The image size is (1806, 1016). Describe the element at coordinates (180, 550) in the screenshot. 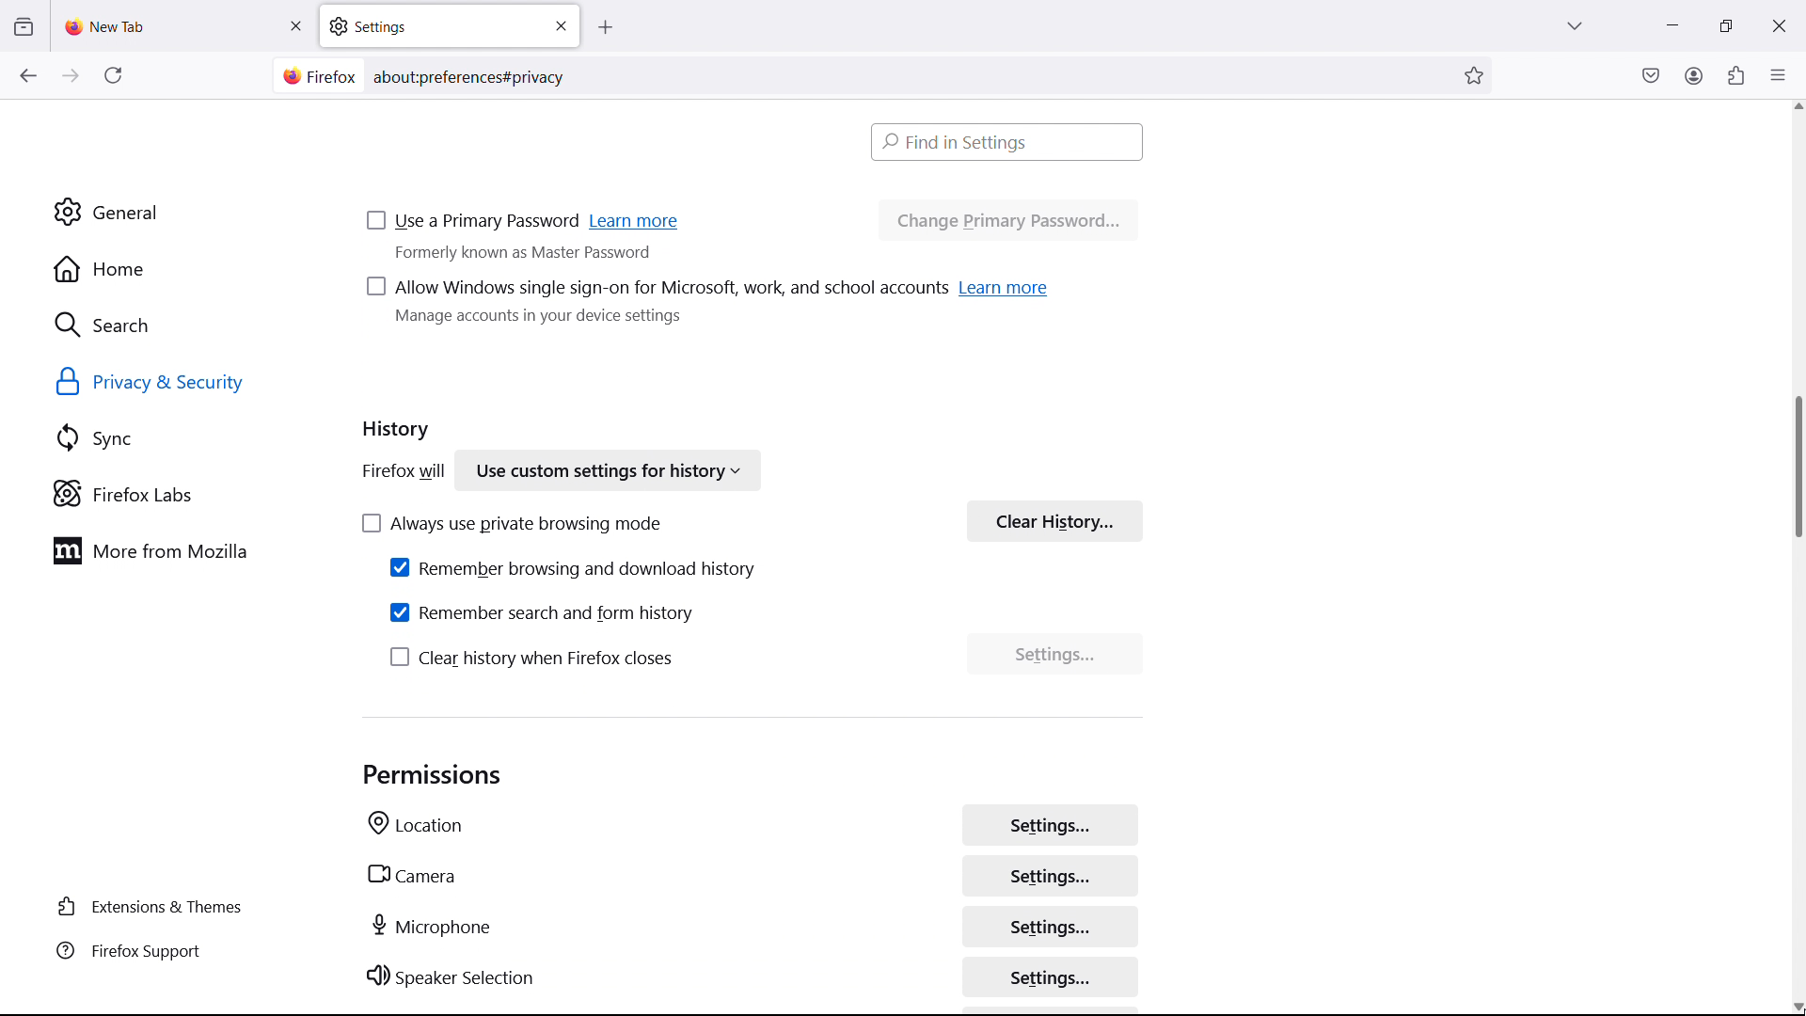

I see `more from mozilla` at that location.